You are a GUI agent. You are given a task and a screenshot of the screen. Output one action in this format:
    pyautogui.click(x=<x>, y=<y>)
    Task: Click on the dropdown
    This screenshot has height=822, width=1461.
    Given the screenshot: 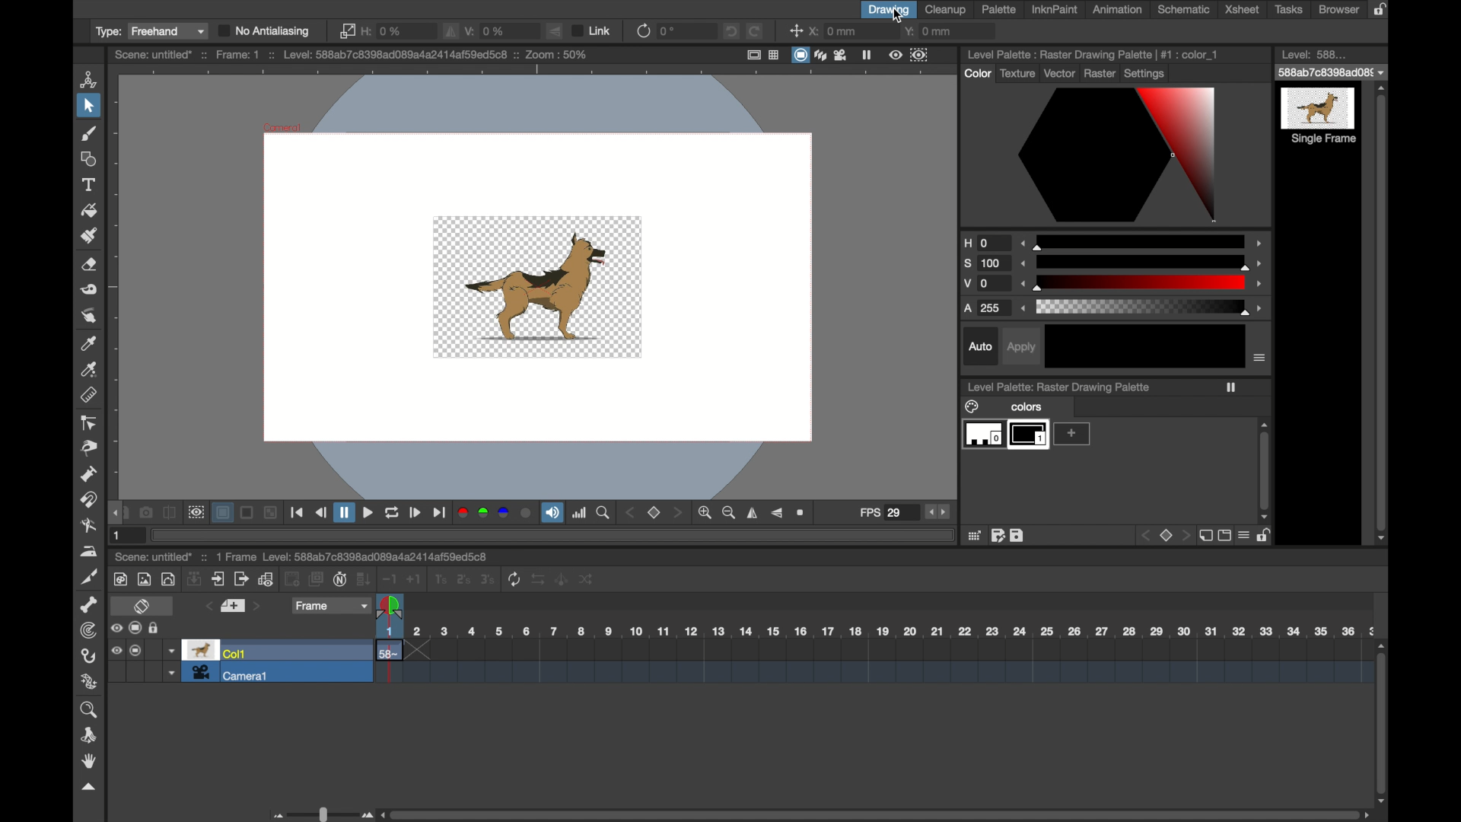 What is the action you would take?
    pyautogui.click(x=1332, y=72)
    